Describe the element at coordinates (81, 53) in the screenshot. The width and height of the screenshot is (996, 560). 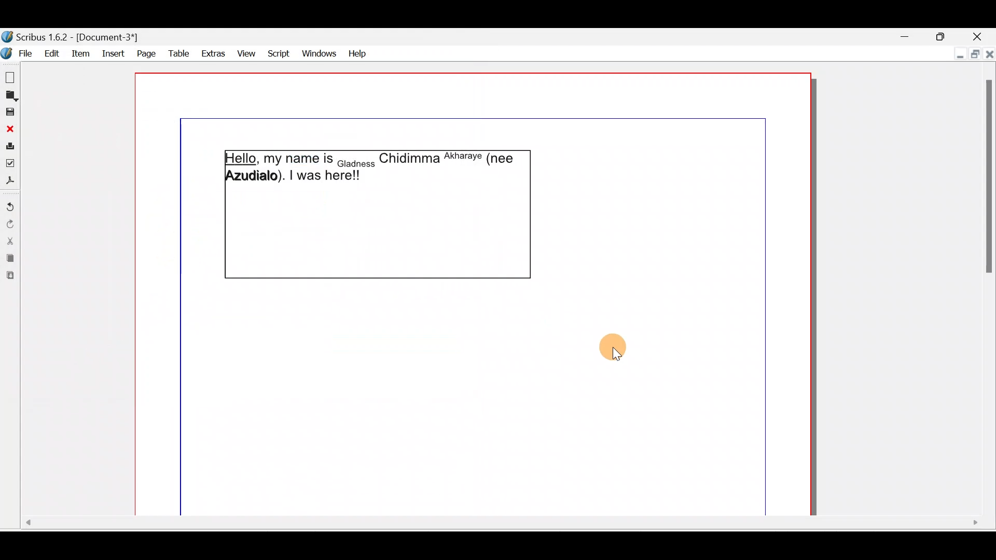
I see `Item` at that location.